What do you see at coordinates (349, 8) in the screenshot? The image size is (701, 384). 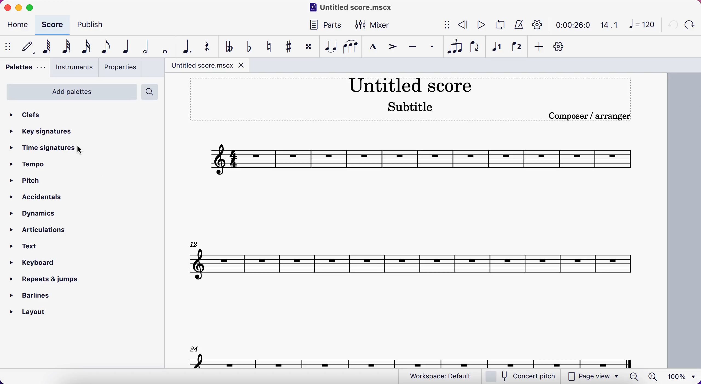 I see `title` at bounding box center [349, 8].